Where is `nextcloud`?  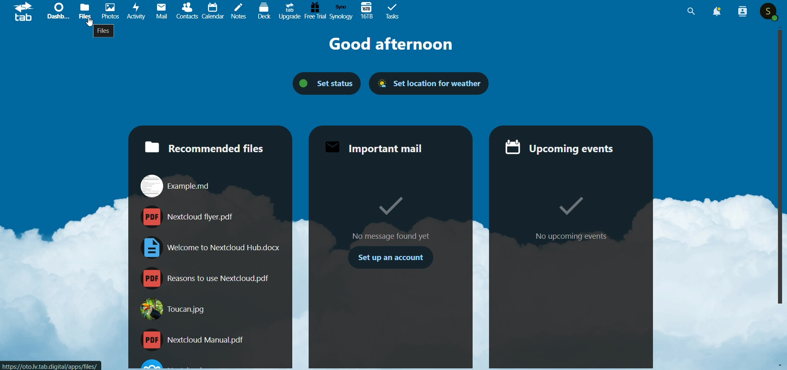
nextcloud is located at coordinates (193, 340).